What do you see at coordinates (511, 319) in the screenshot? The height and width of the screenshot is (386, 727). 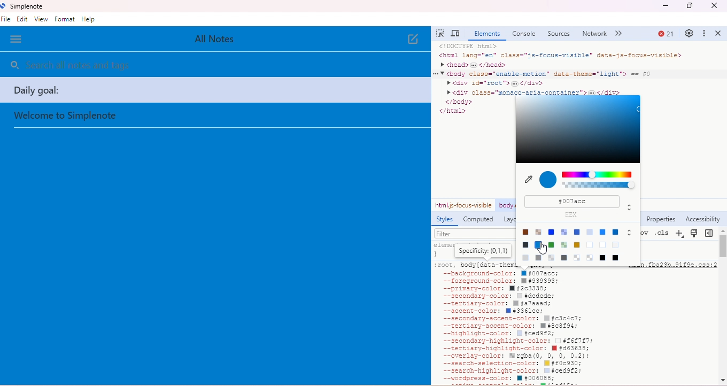 I see `secondary-accent-color` at bounding box center [511, 319].